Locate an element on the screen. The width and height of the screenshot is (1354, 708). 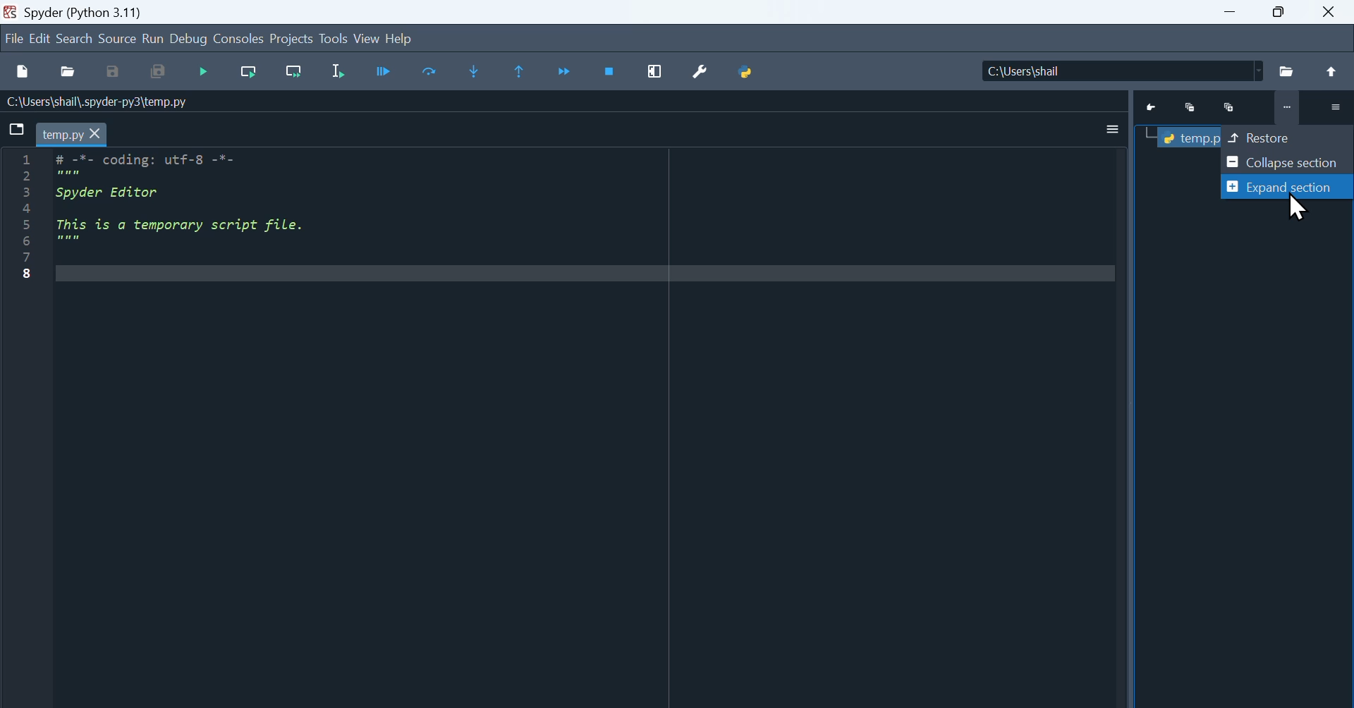
Go to is located at coordinates (1154, 108).